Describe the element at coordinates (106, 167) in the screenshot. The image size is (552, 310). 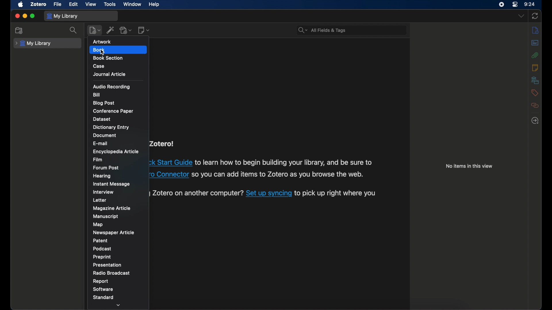
I see `forum post` at that location.